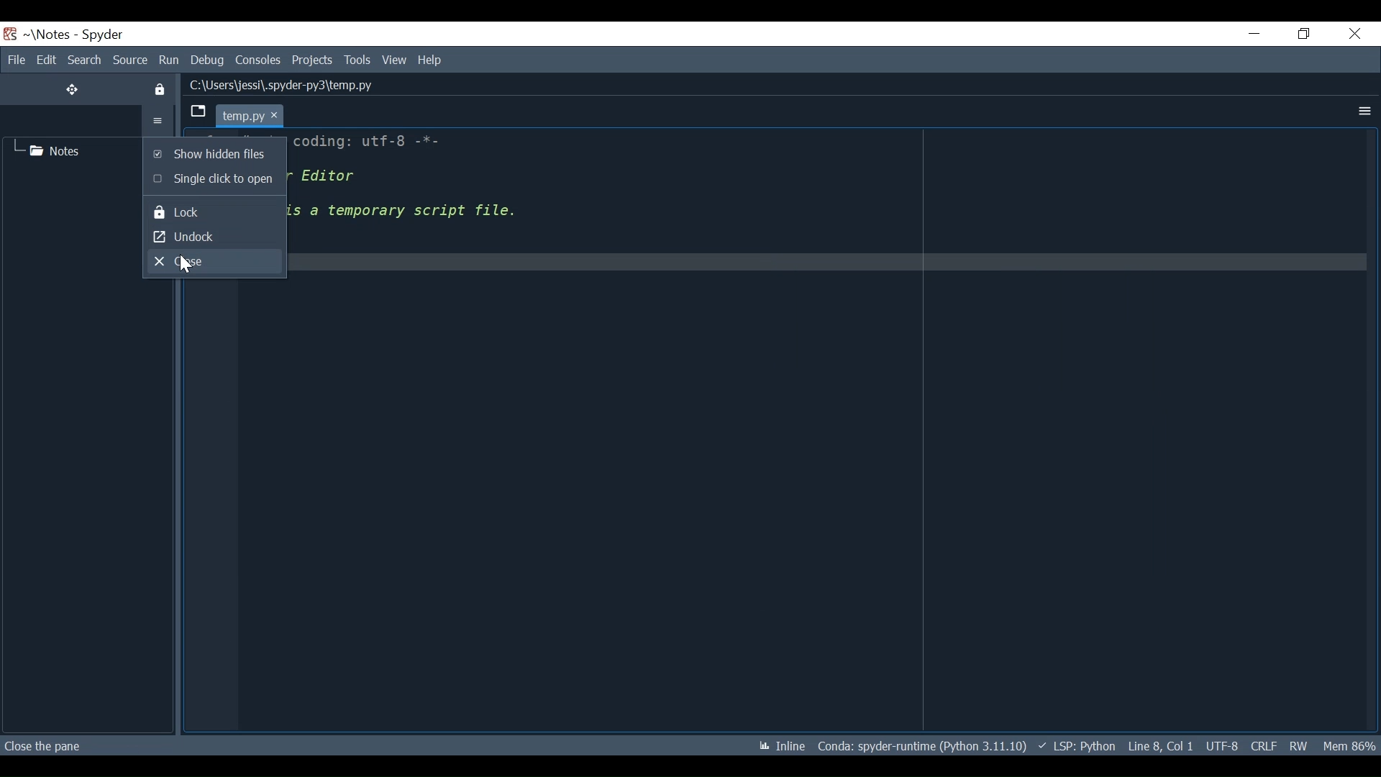 The height and width of the screenshot is (777, 1381). What do you see at coordinates (196, 112) in the screenshot?
I see `Browse Tabs` at bounding box center [196, 112].